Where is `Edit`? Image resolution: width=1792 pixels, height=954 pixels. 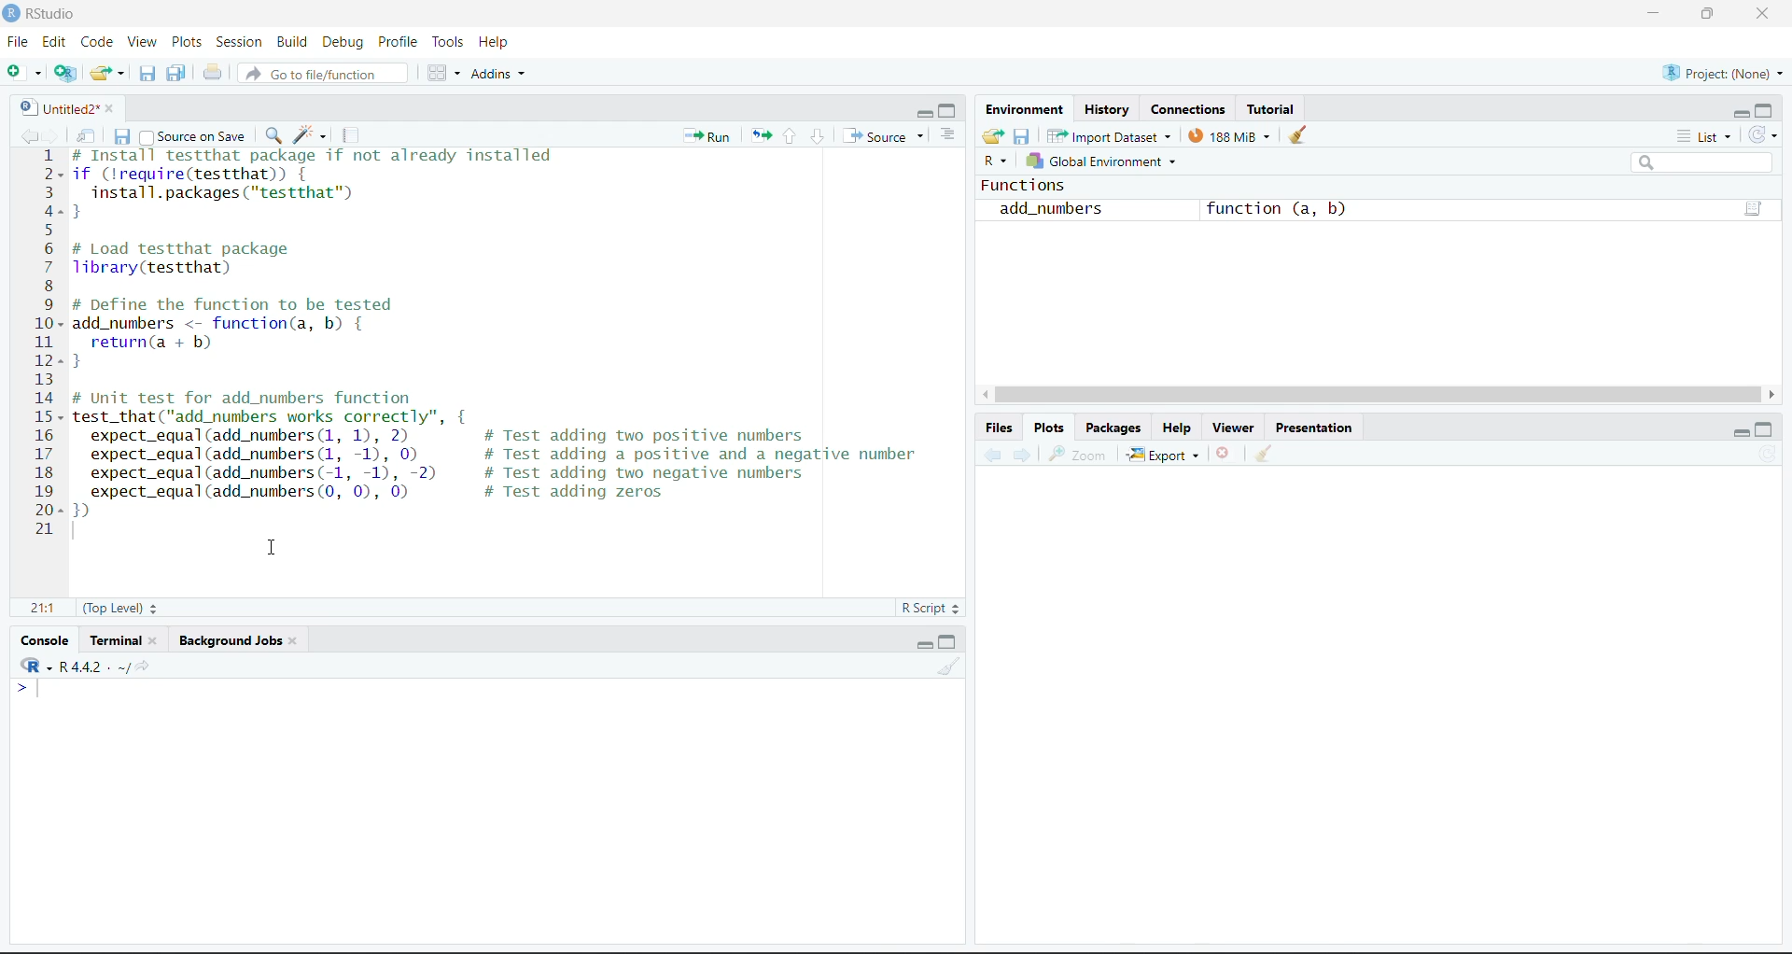 Edit is located at coordinates (56, 39).